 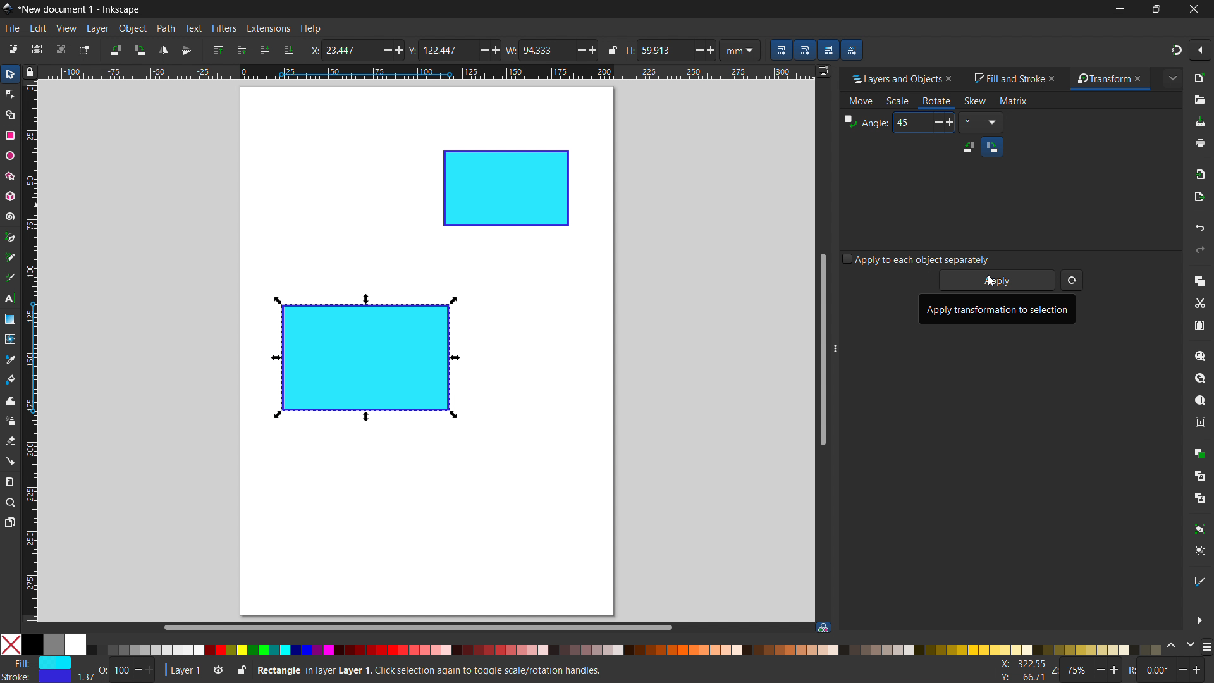 What do you see at coordinates (398, 50) in the screenshot?
I see `Add/ increase` at bounding box center [398, 50].